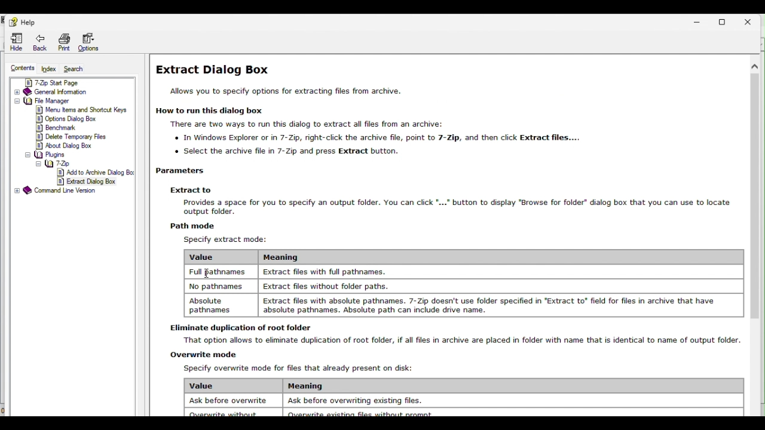  What do you see at coordinates (450, 207) in the screenshot?
I see `provide` at bounding box center [450, 207].